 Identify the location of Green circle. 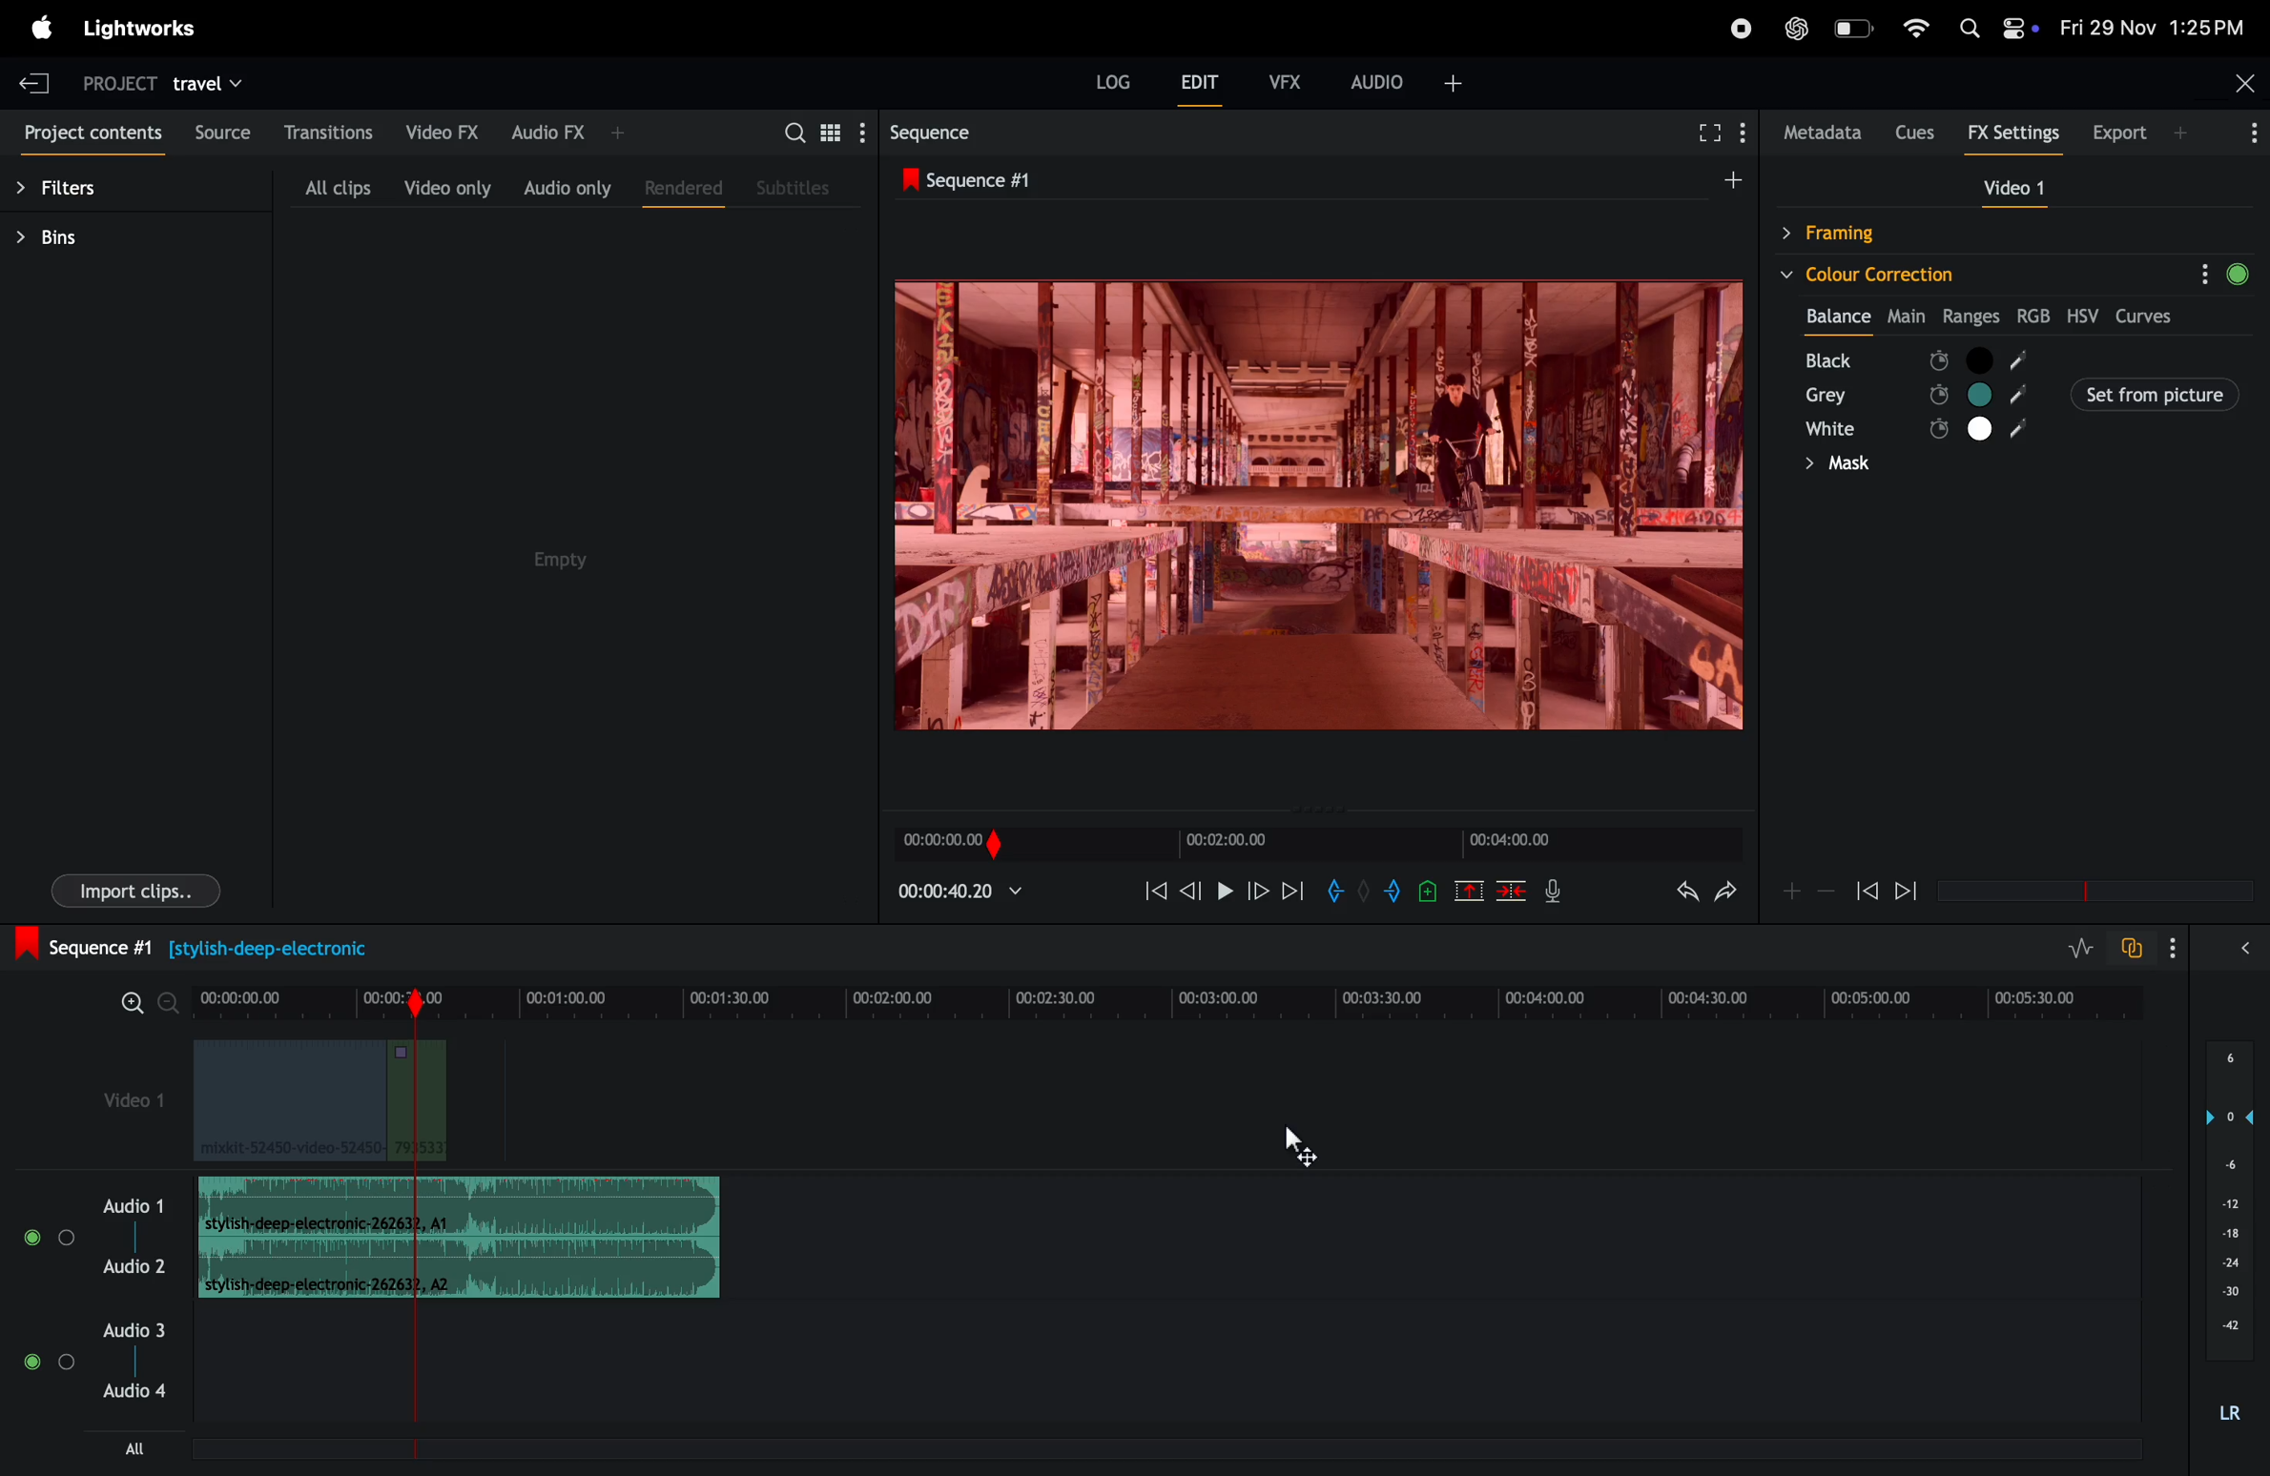
(2247, 269).